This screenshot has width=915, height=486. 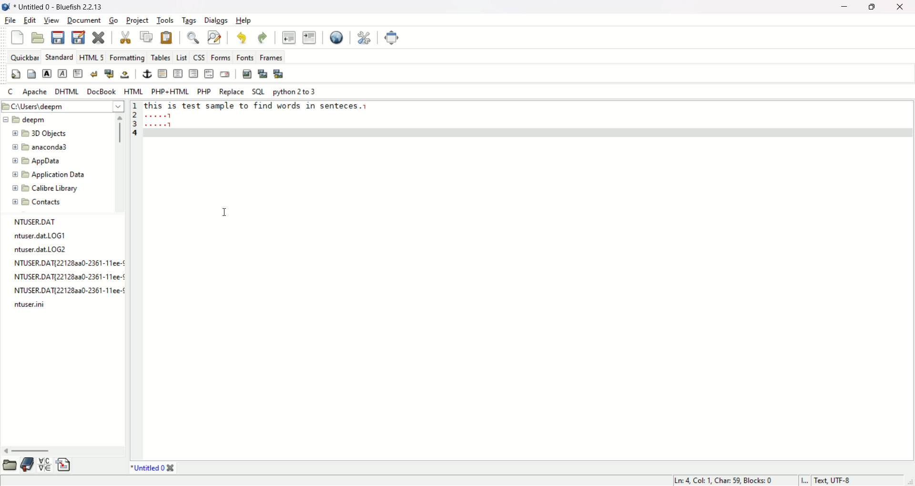 What do you see at coordinates (45, 466) in the screenshot?
I see `charmap` at bounding box center [45, 466].